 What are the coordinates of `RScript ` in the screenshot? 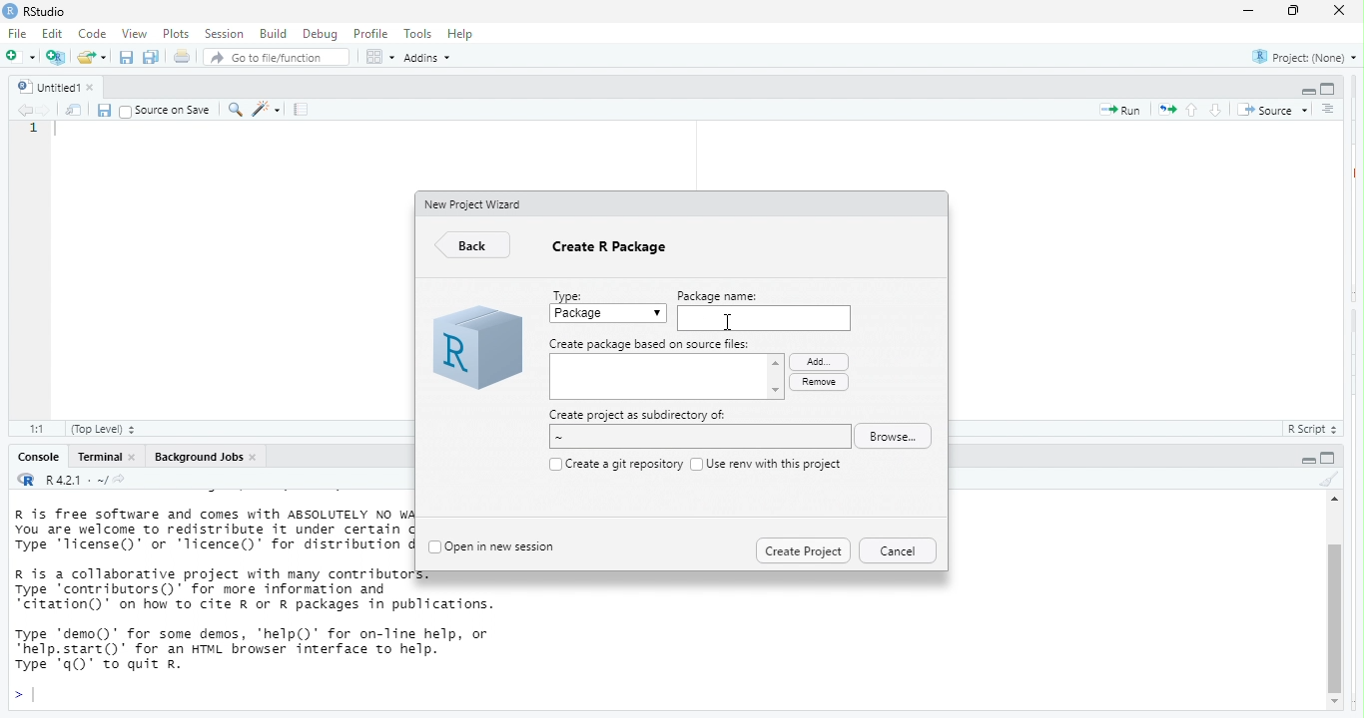 It's located at (1307, 430).